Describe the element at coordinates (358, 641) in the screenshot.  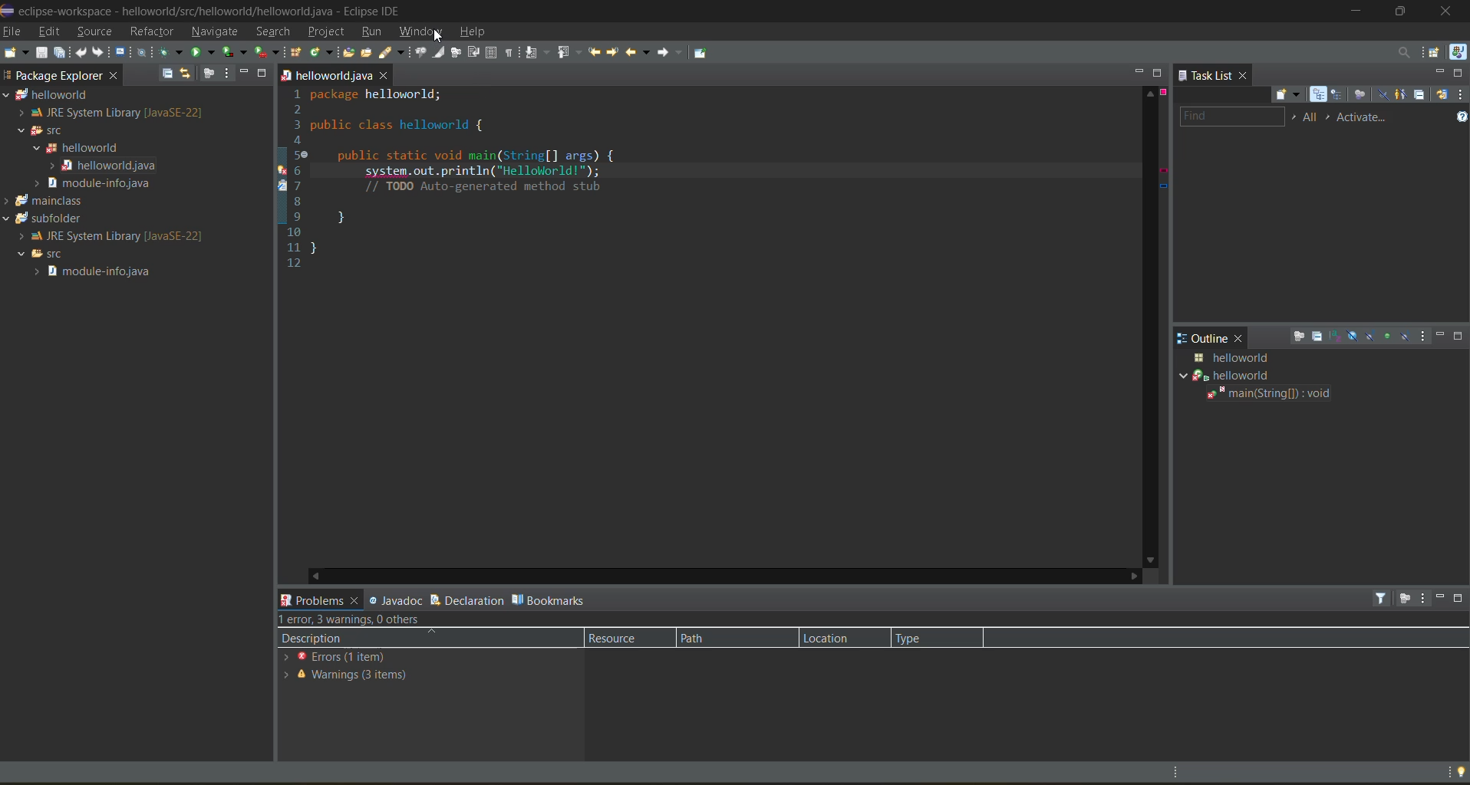
I see `description` at that location.